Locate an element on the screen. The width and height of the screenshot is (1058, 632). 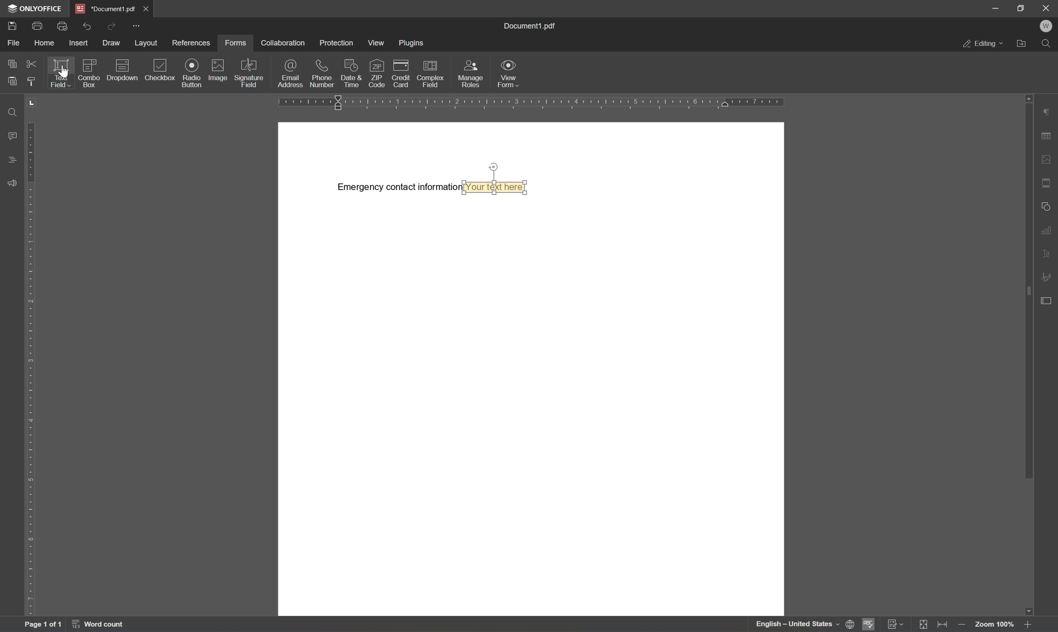
phone number is located at coordinates (322, 74).